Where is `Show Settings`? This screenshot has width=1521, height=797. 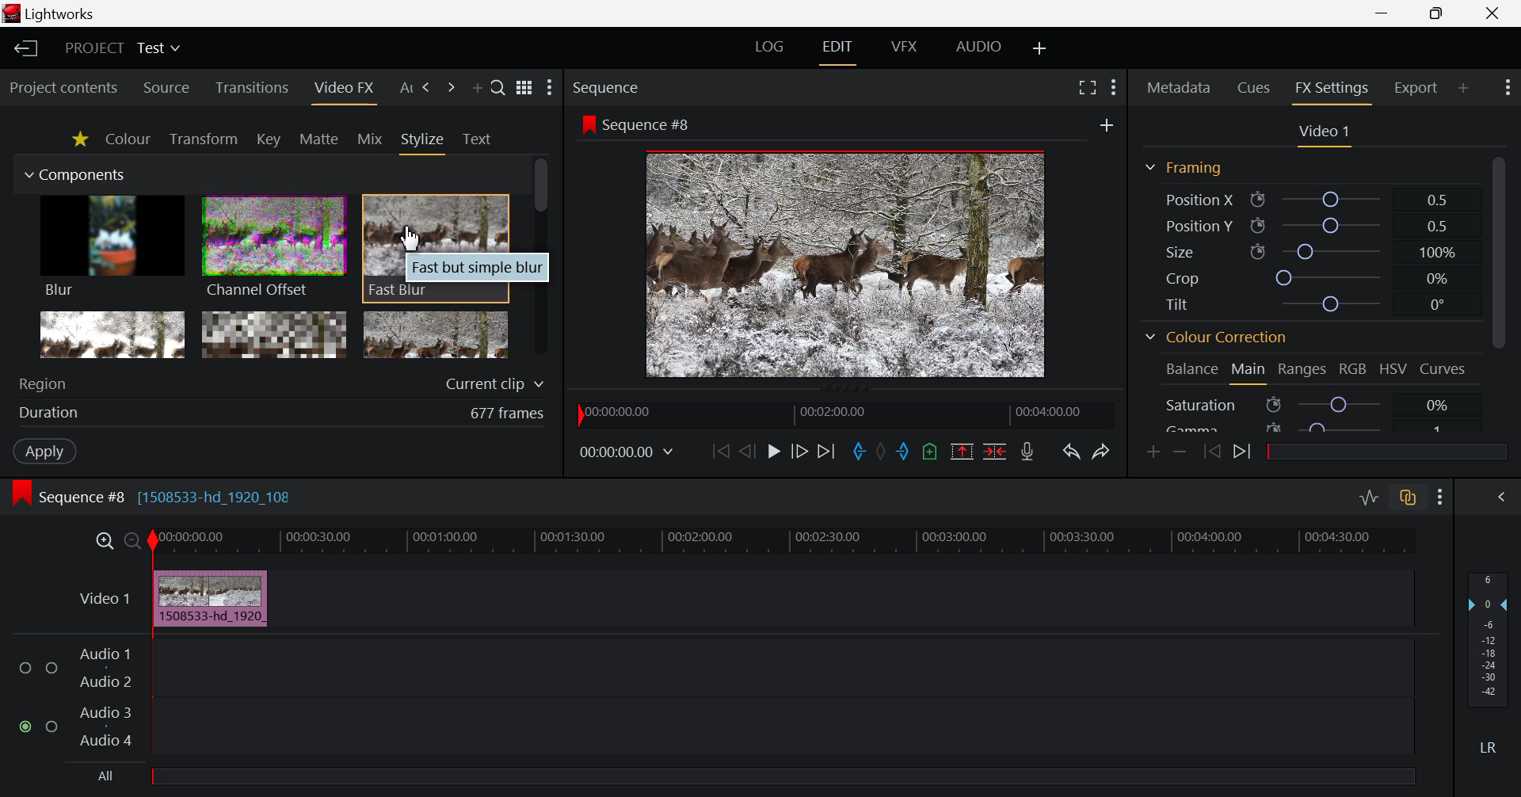 Show Settings is located at coordinates (550, 86).